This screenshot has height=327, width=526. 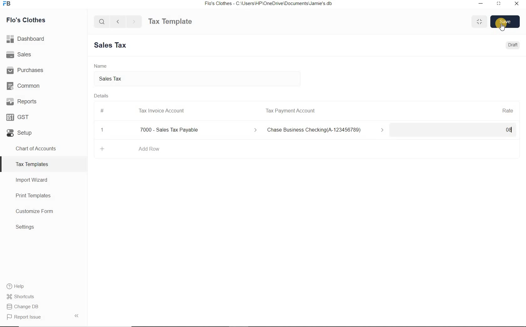 I want to click on 7000 - Sales Tax Payable, so click(x=197, y=130).